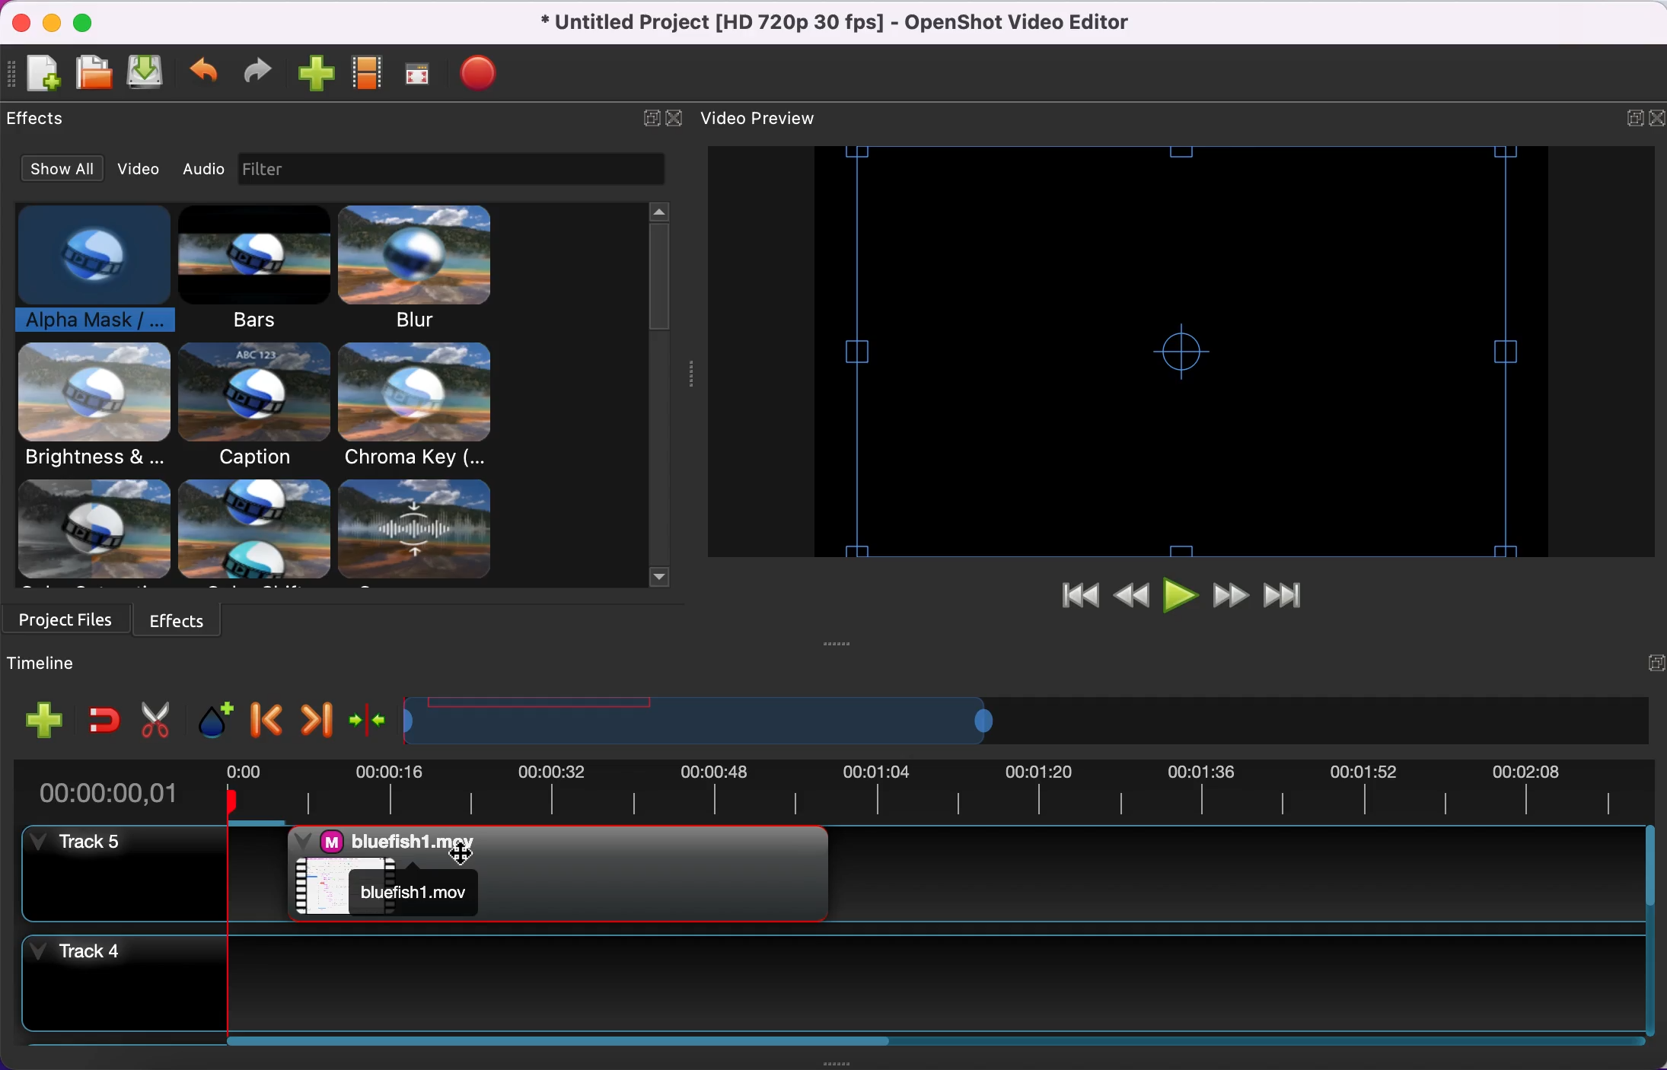  I want to click on video preview, so click(770, 119).